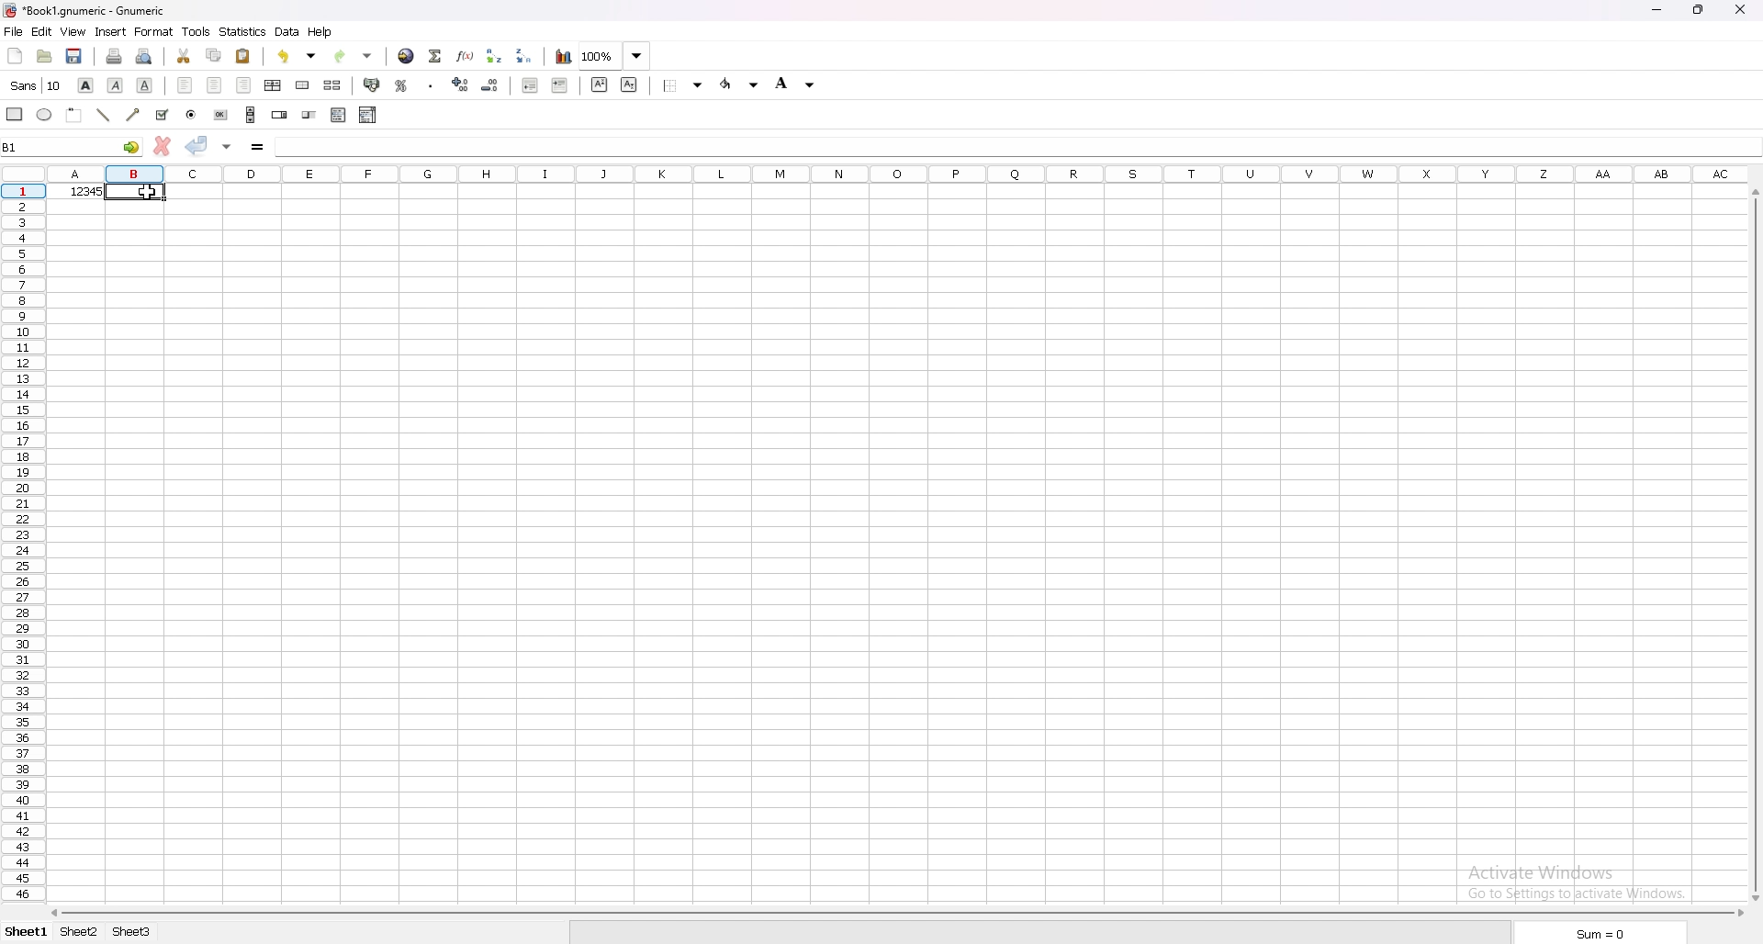 This screenshot has height=944, width=1763. What do you see at coordinates (13, 32) in the screenshot?
I see `file` at bounding box center [13, 32].